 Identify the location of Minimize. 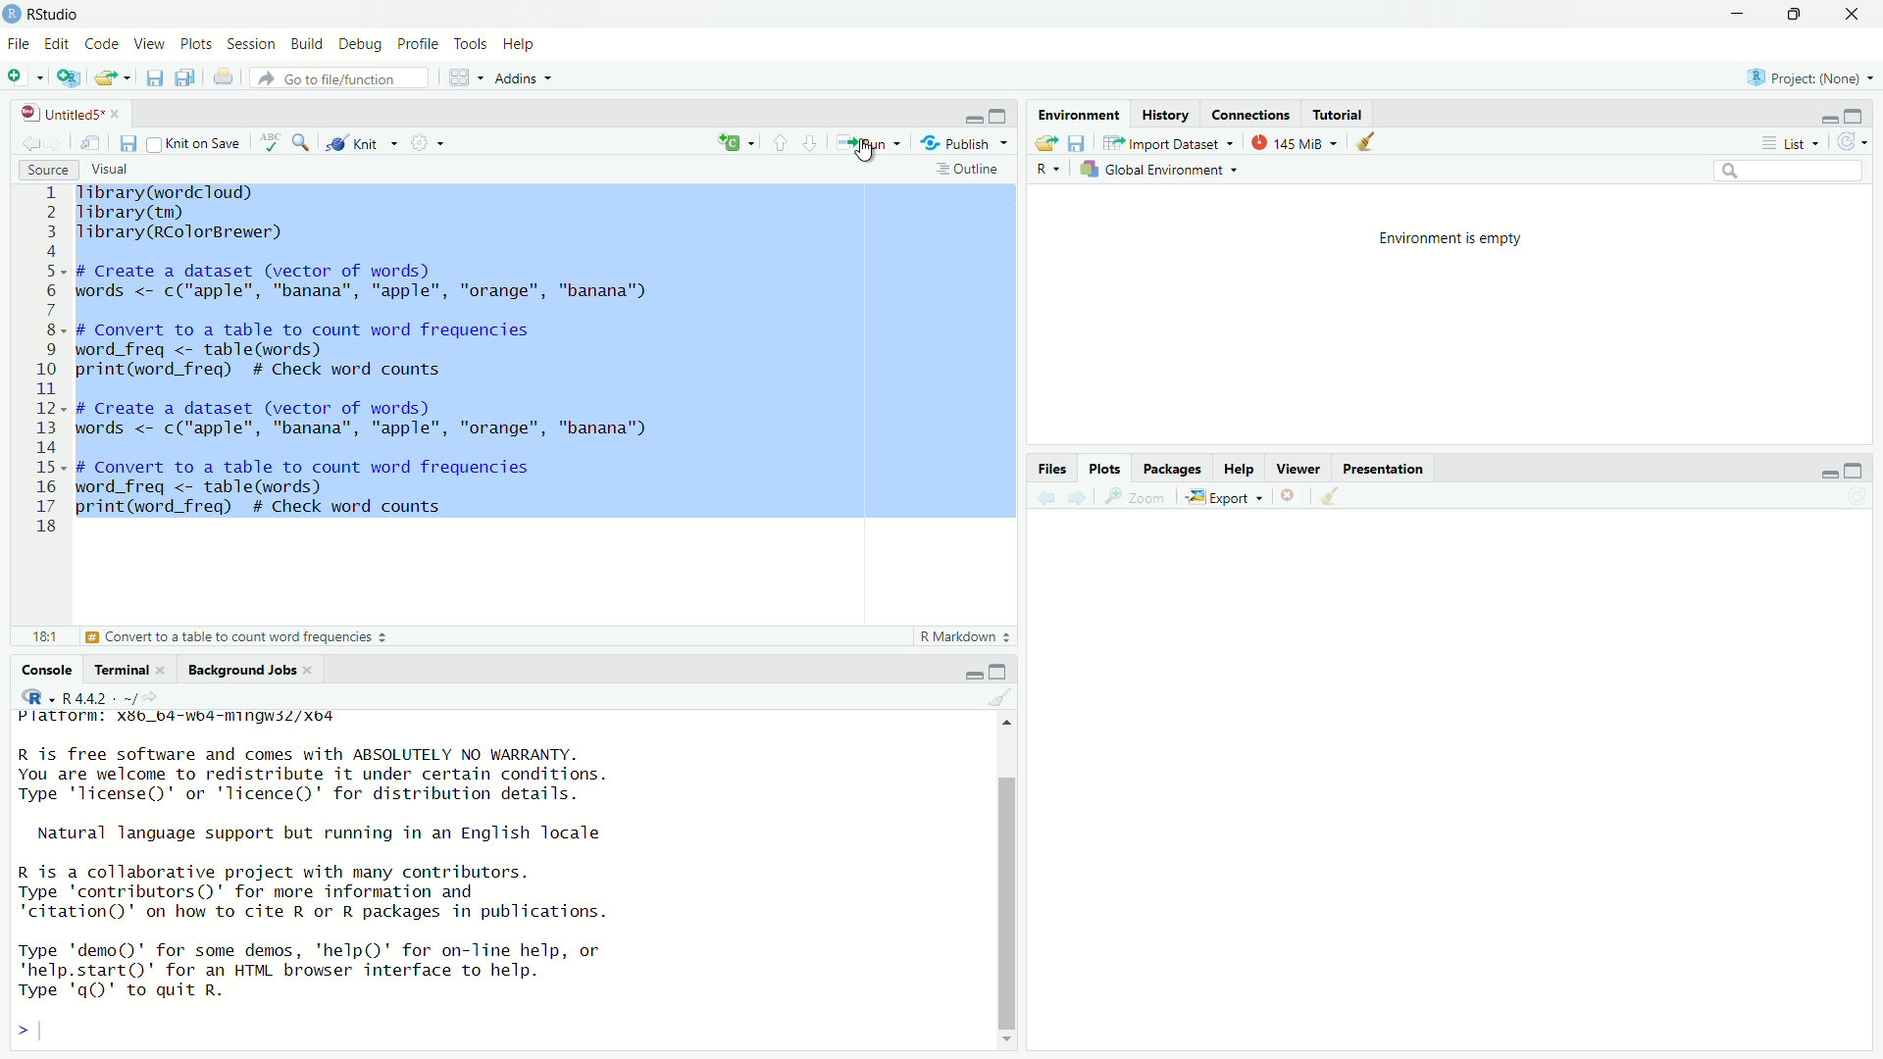
(1829, 123).